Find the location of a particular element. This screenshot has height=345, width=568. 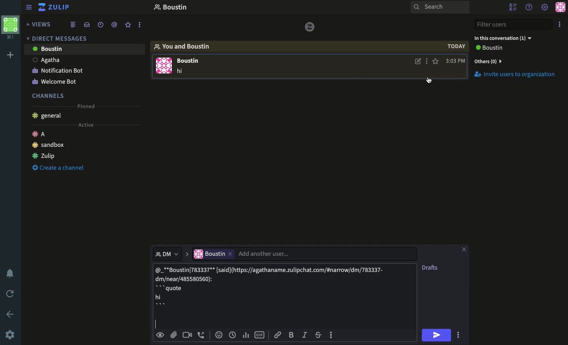

User Input is located at coordinates (247, 253).